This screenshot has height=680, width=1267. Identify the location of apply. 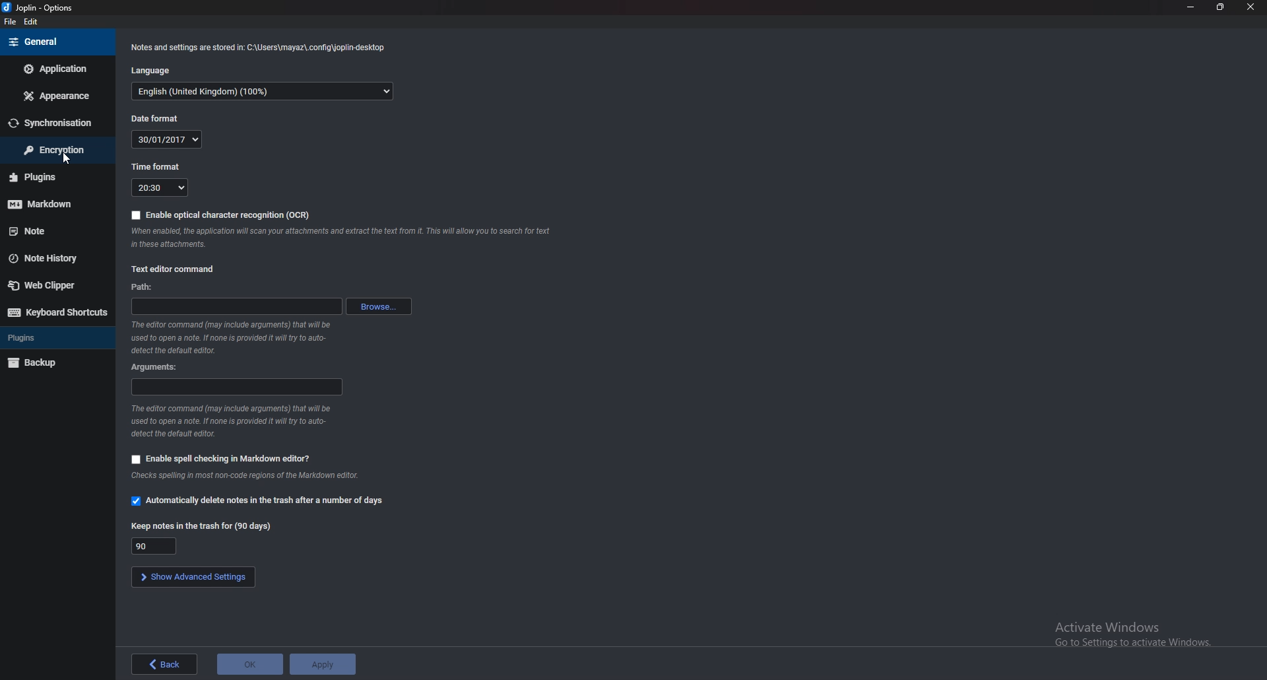
(321, 663).